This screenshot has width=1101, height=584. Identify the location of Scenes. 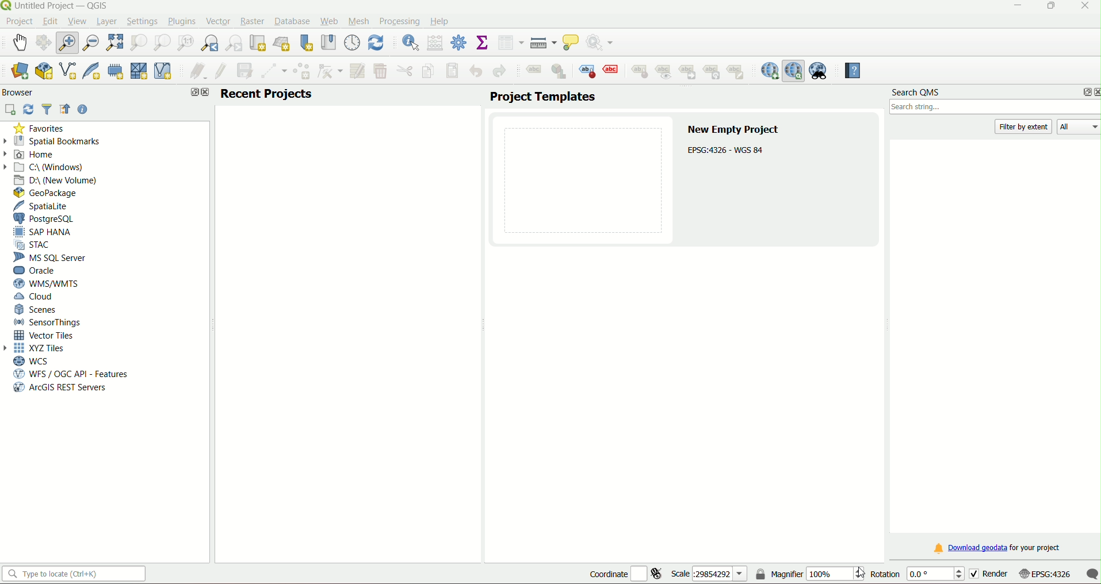
(37, 309).